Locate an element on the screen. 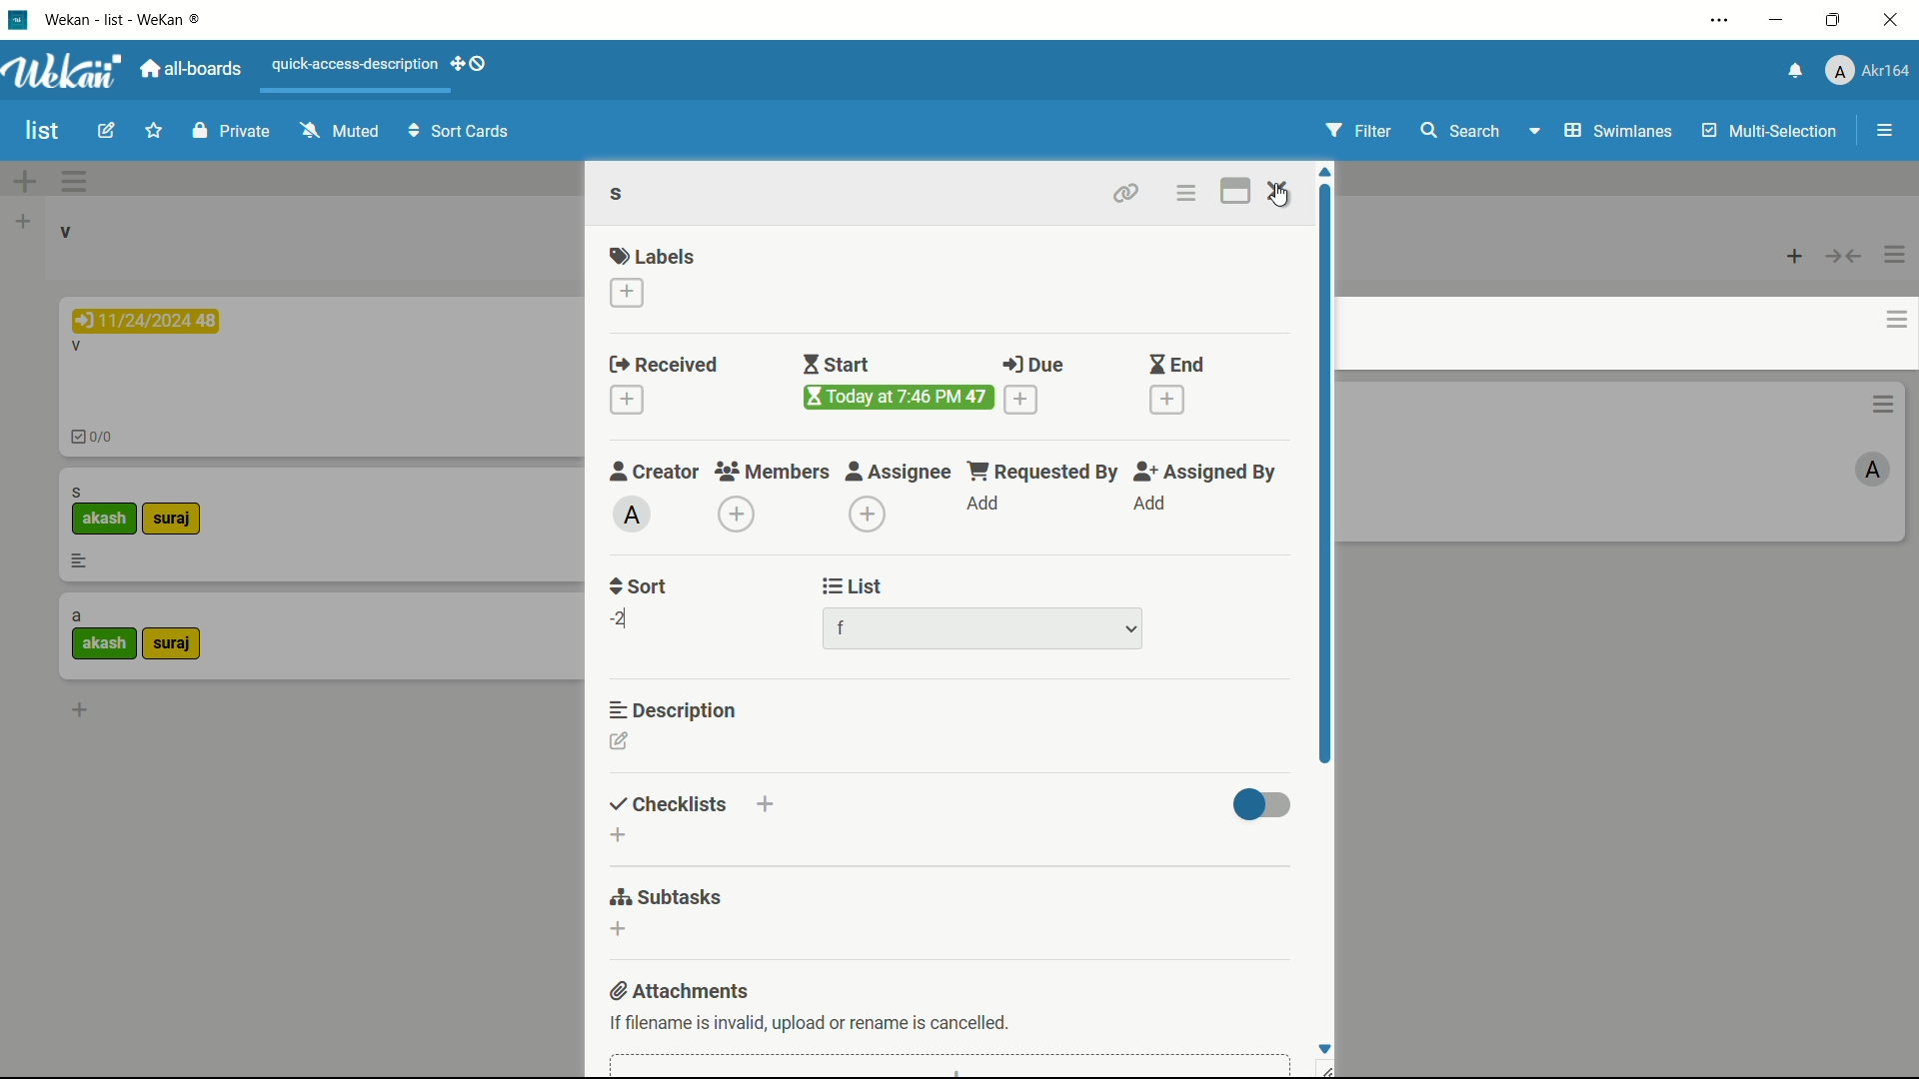  attachments is located at coordinates (677, 991).